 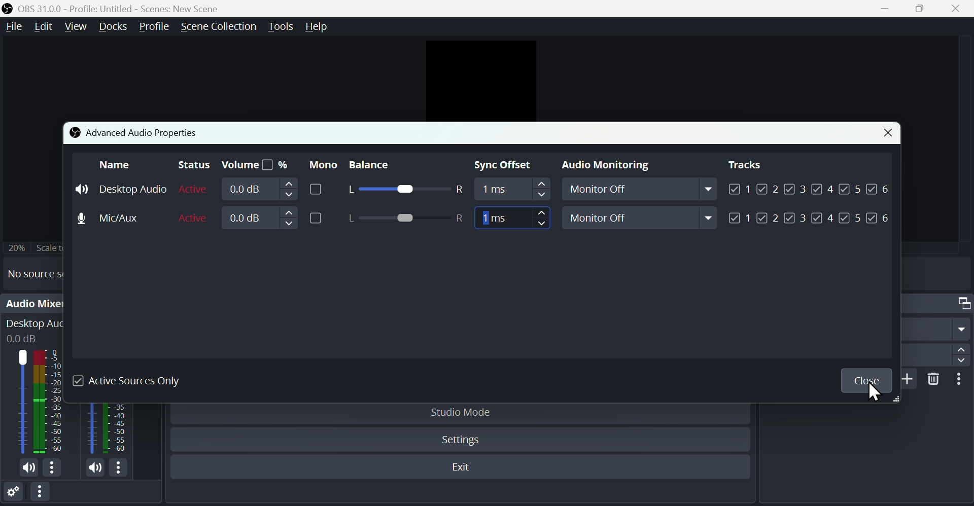 I want to click on (un)mute, so click(x=30, y=469).